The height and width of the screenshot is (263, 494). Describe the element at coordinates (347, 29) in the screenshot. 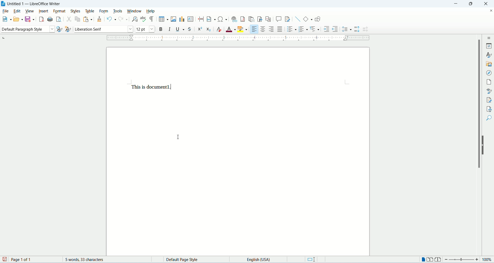

I see `set line spacing` at that location.